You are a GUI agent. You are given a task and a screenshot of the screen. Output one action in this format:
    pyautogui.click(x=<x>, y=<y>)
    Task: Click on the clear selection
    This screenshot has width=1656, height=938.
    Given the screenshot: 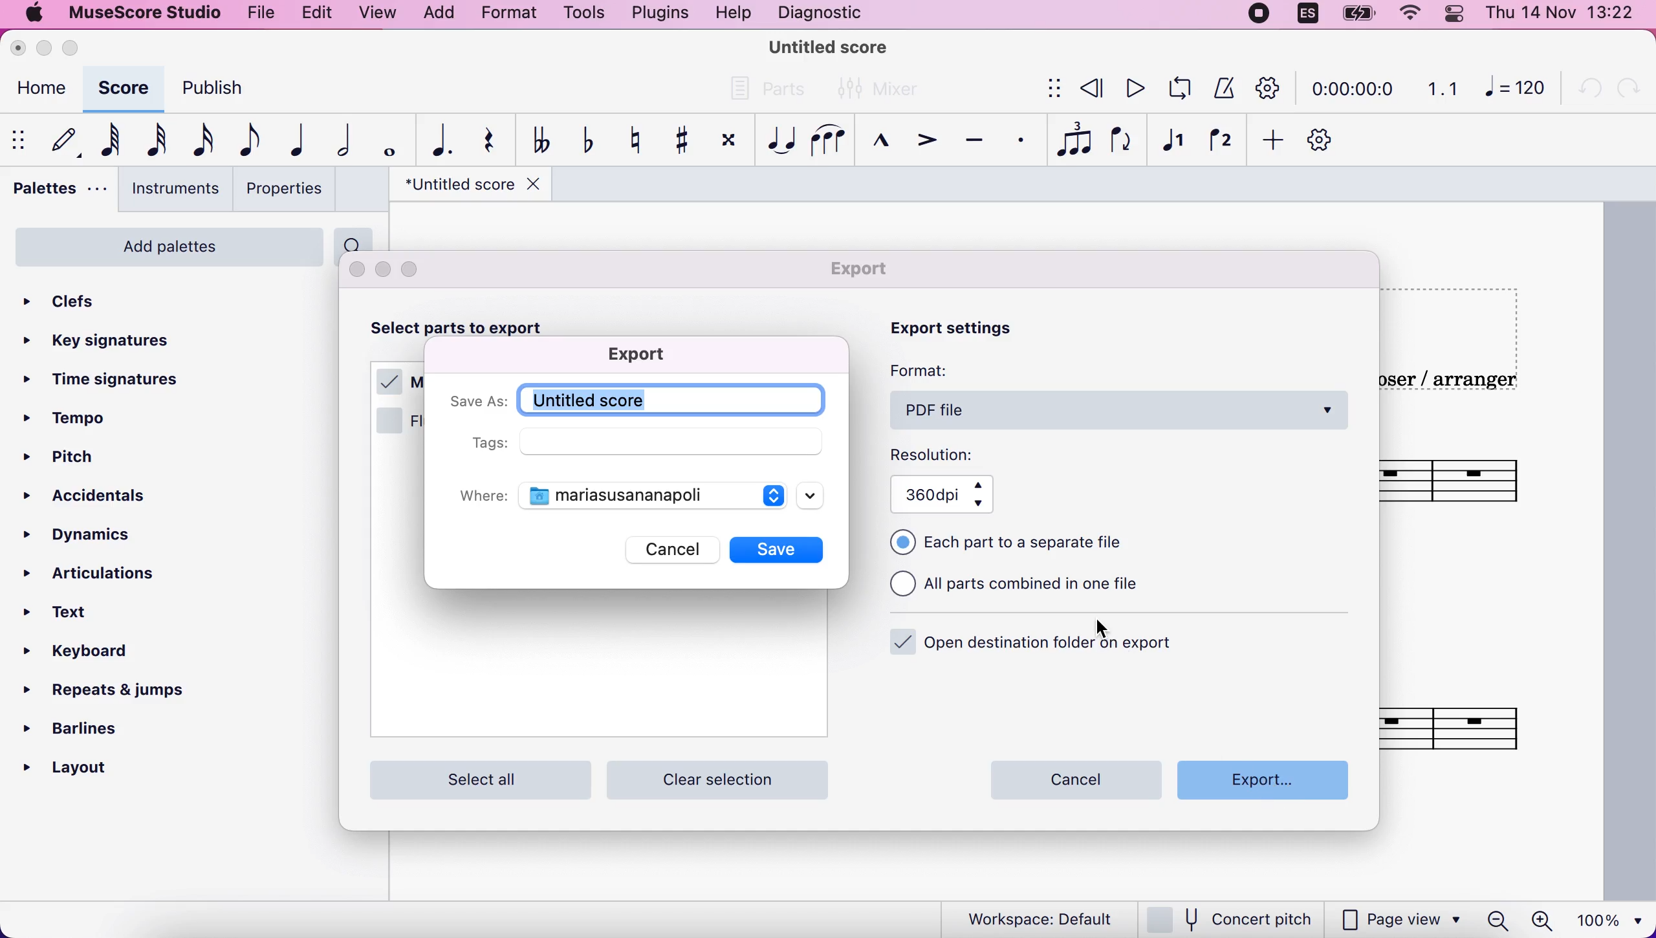 What is the action you would take?
    pyautogui.click(x=726, y=779)
    